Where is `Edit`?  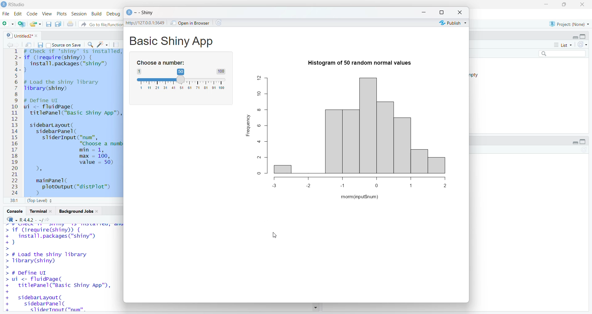
Edit is located at coordinates (18, 14).